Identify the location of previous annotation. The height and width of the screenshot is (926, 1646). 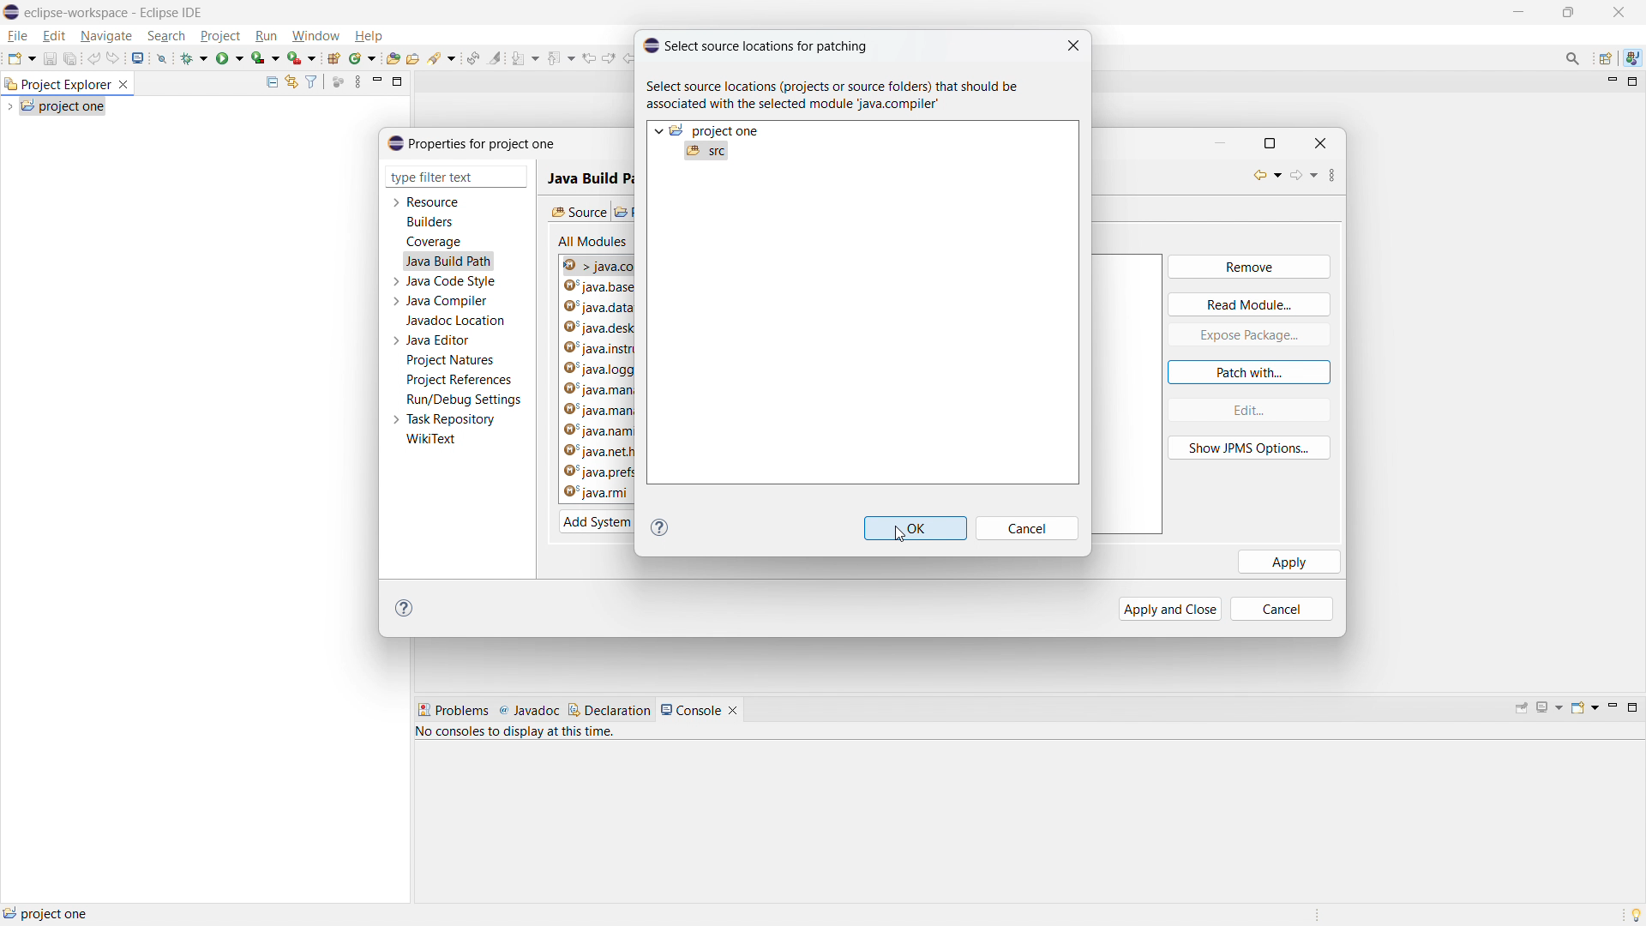
(560, 57).